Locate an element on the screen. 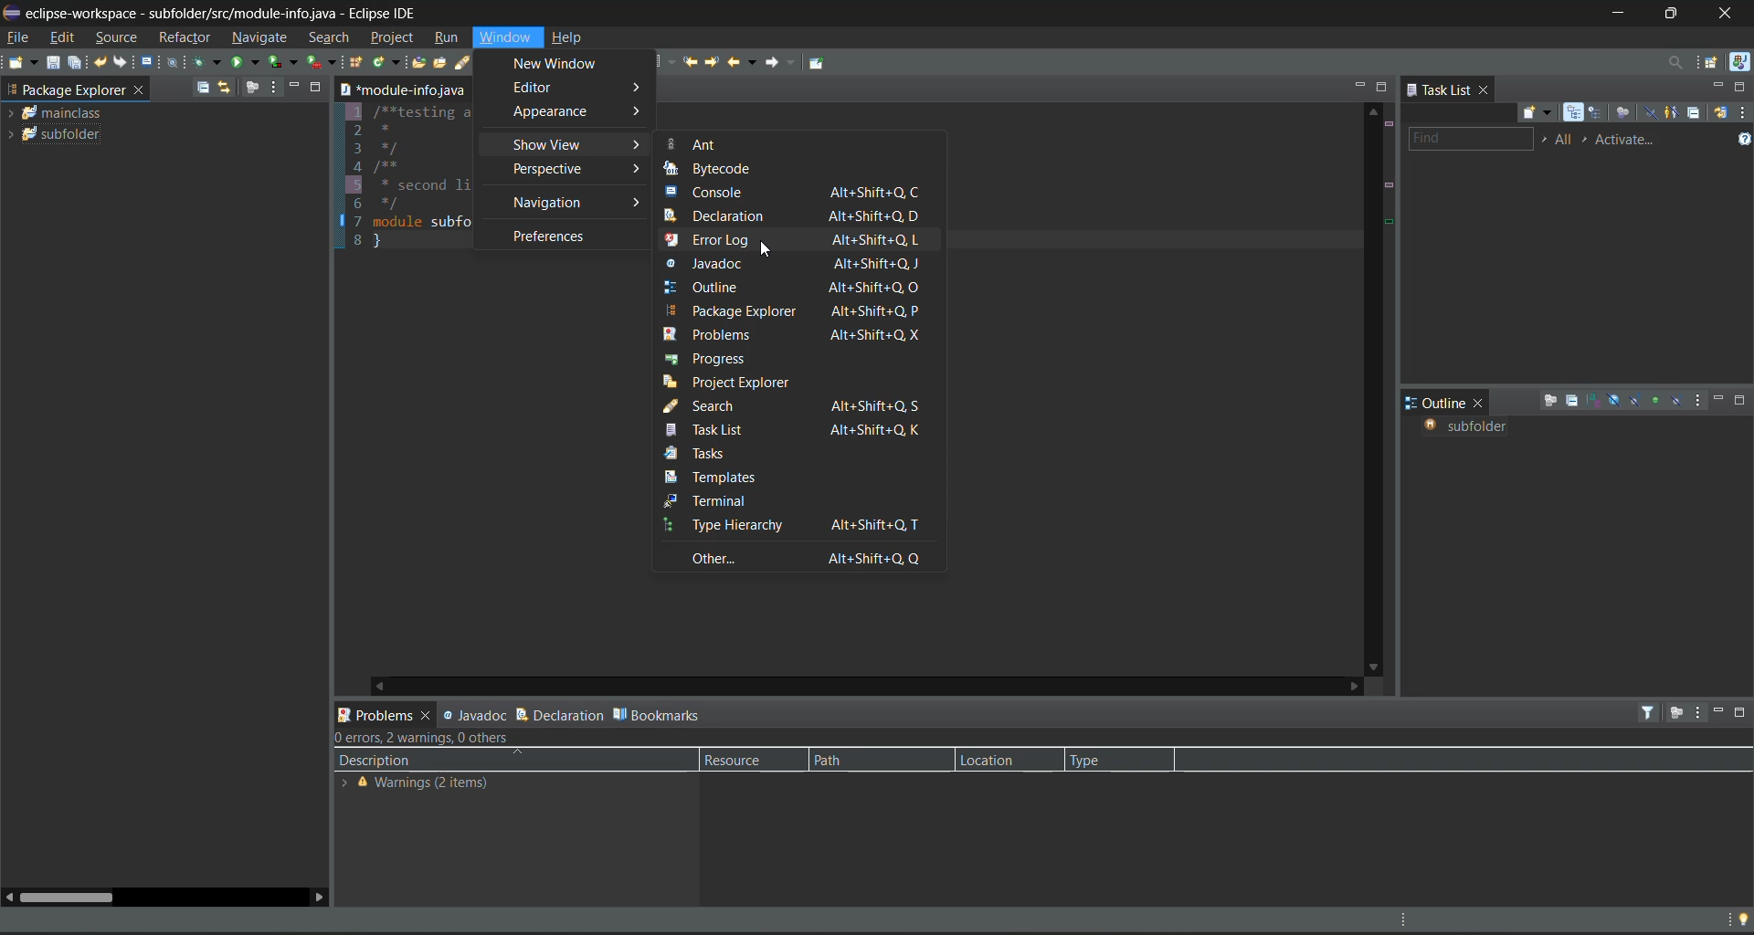 This screenshot has width=1754, height=935. tasks is located at coordinates (714, 456).